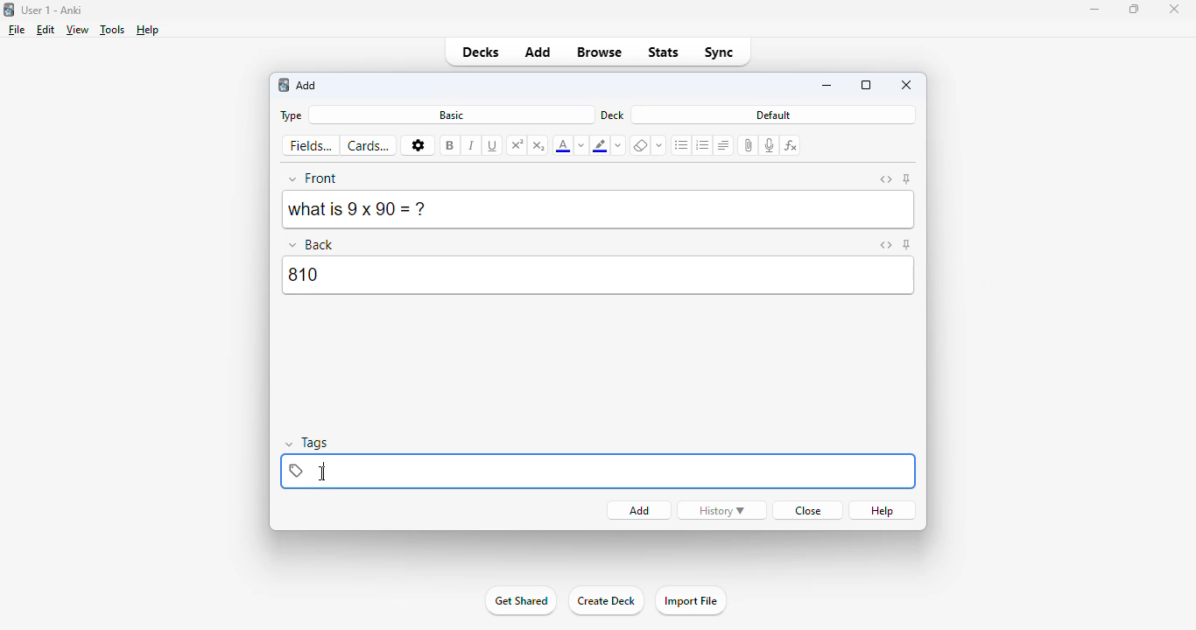 This screenshot has height=630, width=1196. Describe the element at coordinates (620, 145) in the screenshot. I see `change color` at that location.